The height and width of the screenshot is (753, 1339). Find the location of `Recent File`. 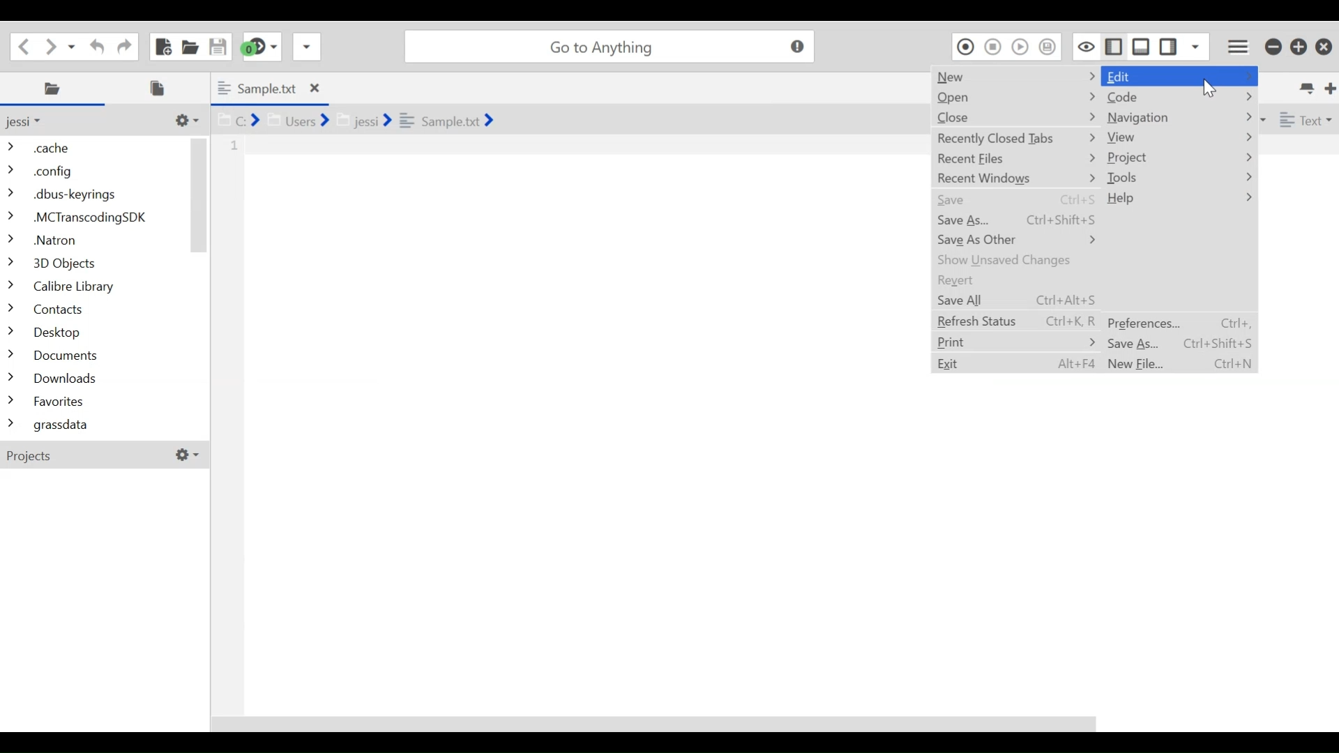

Recent File is located at coordinates (1014, 160).